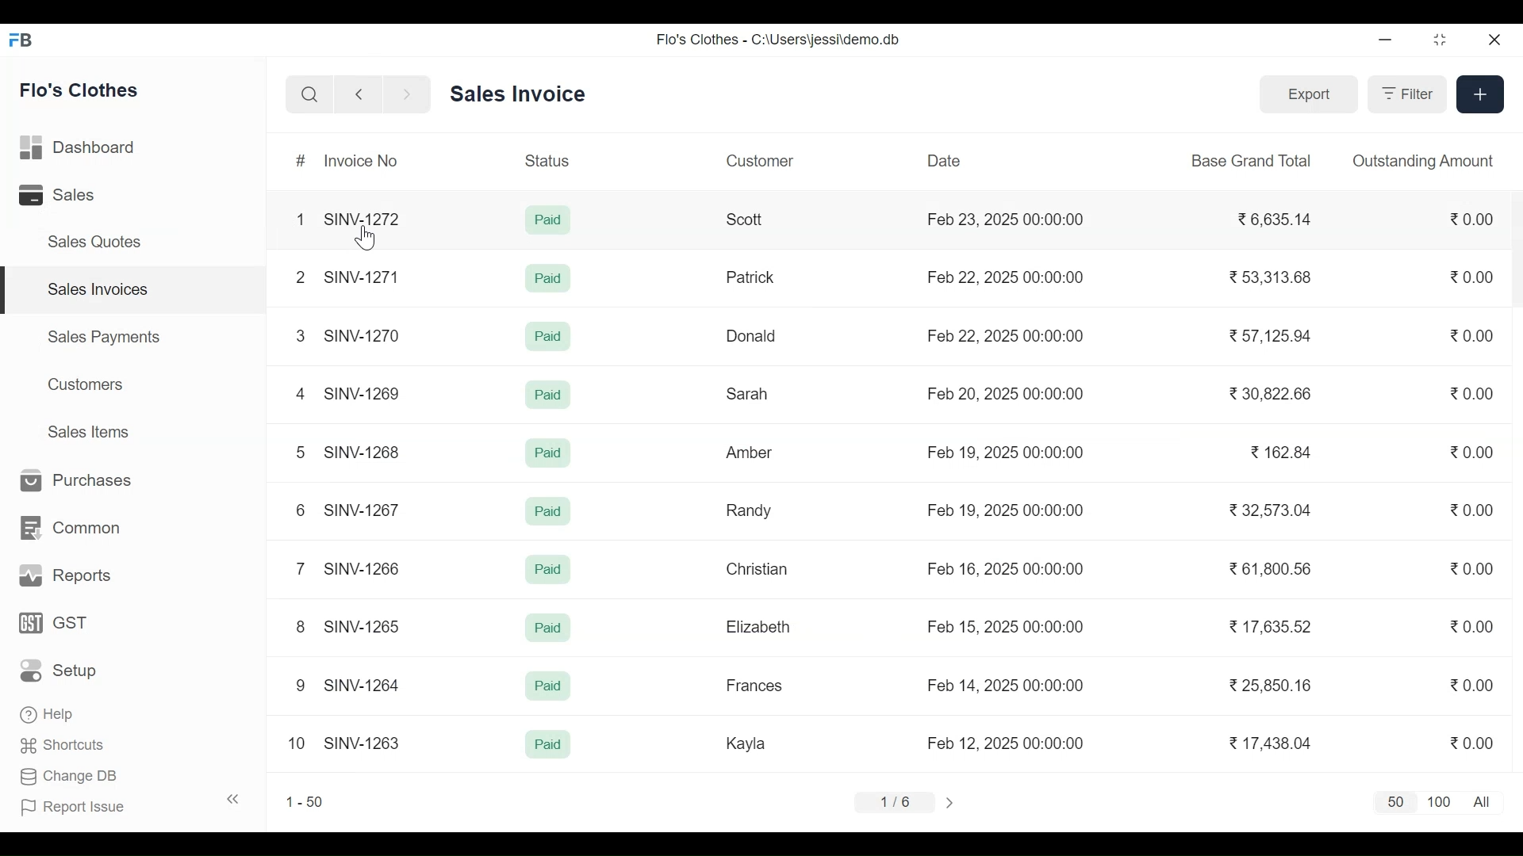 The image size is (1523, 856). Describe the element at coordinates (1386, 40) in the screenshot. I see `Minimize` at that location.